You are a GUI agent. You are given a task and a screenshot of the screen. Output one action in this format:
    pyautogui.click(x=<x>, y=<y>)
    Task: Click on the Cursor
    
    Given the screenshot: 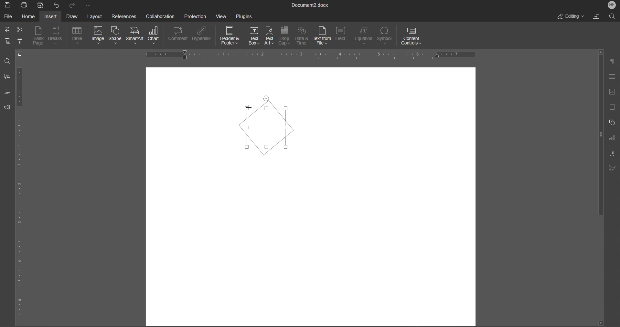 What is the action you would take?
    pyautogui.click(x=247, y=107)
    